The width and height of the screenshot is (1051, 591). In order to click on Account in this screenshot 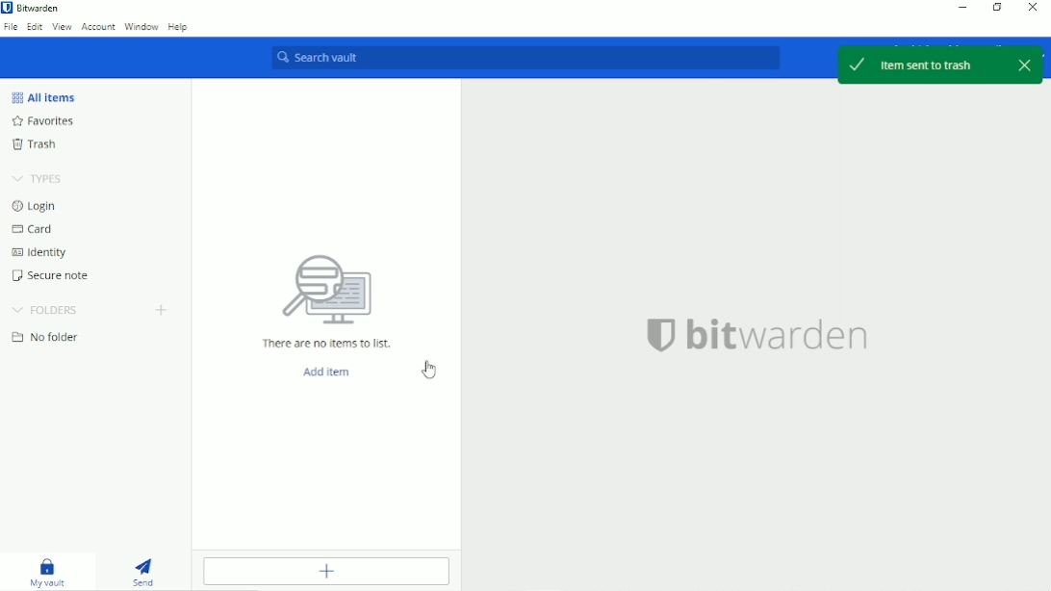, I will do `click(98, 27)`.